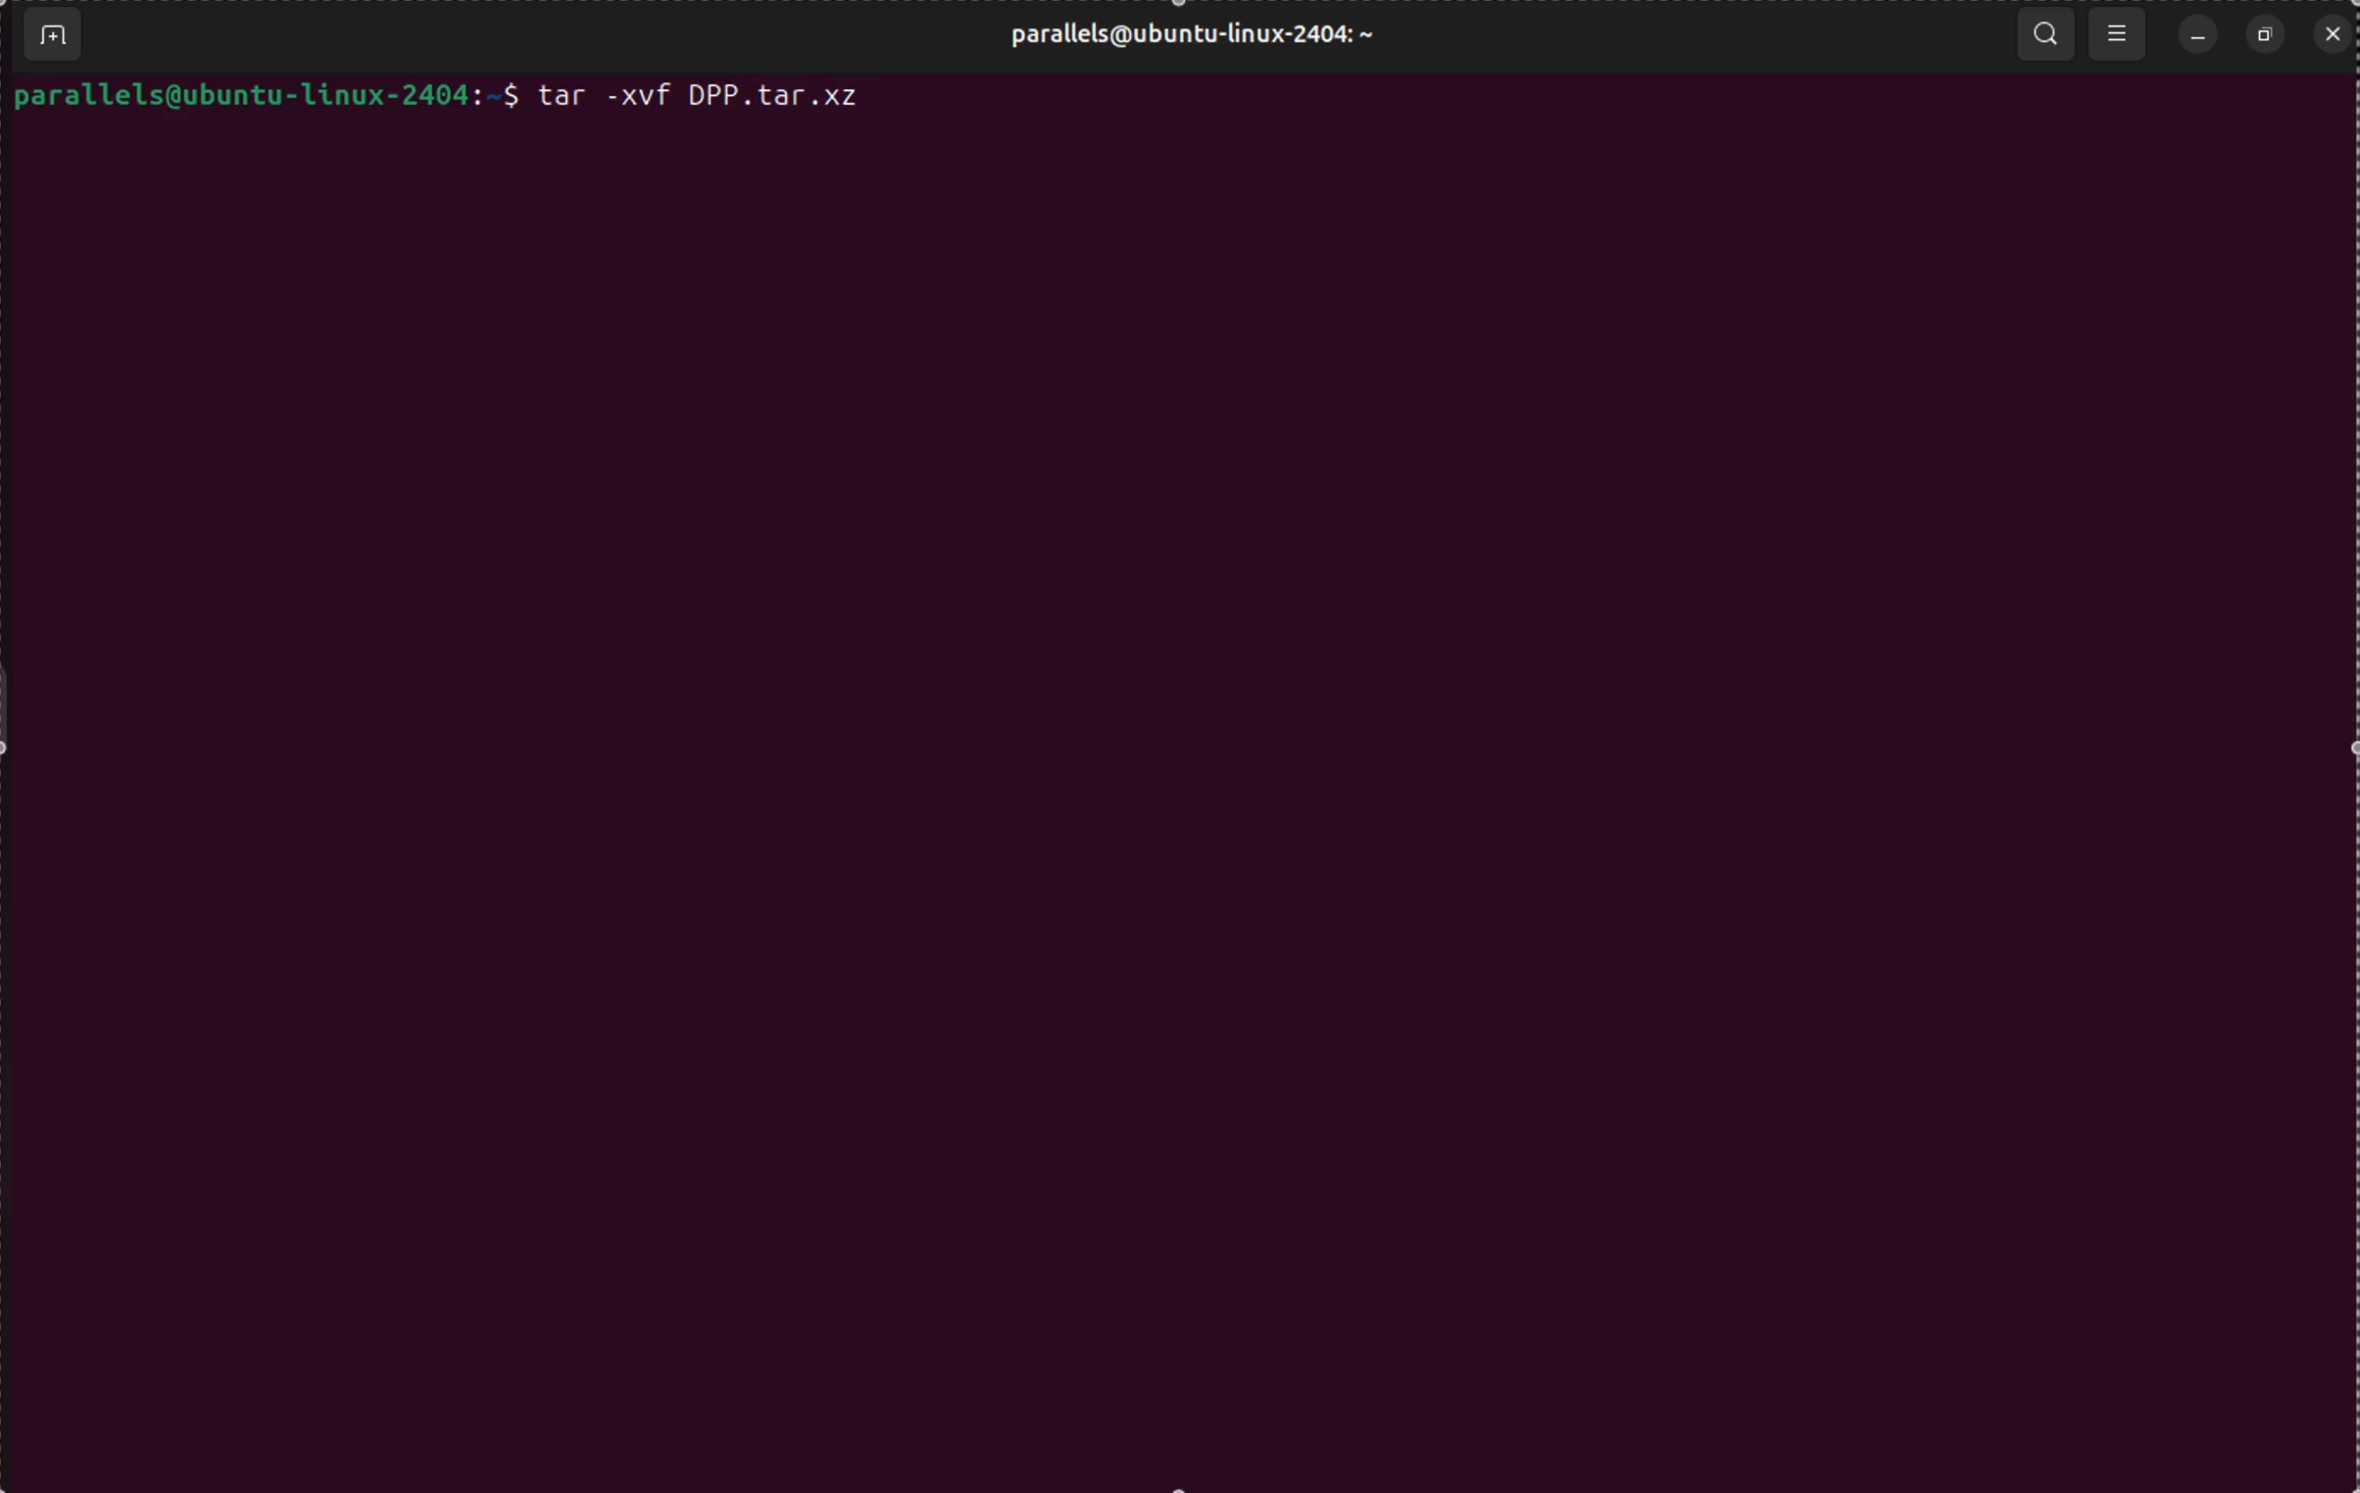 The image size is (2360, 1493). Describe the element at coordinates (2331, 33) in the screenshot. I see `close` at that location.